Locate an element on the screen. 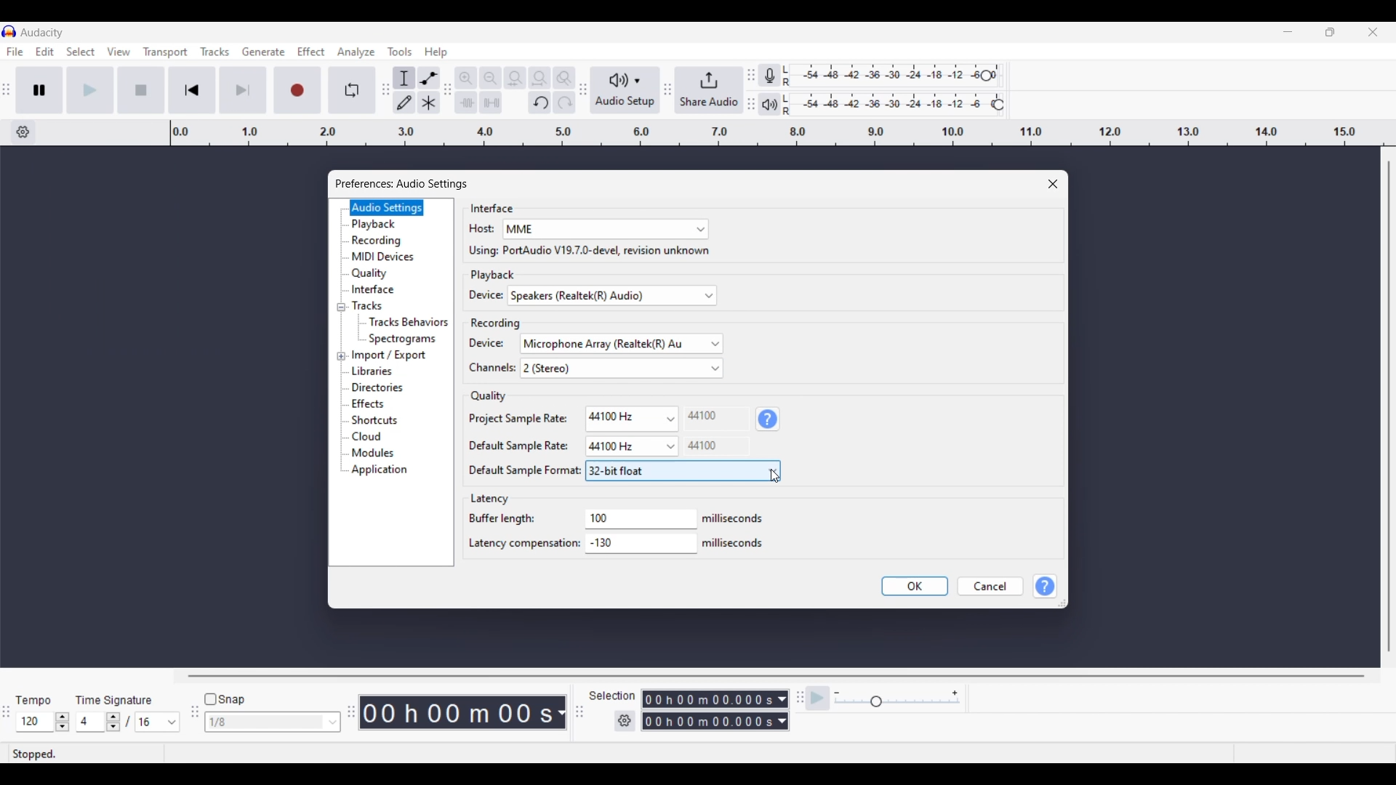  cursor is located at coordinates (777, 477).